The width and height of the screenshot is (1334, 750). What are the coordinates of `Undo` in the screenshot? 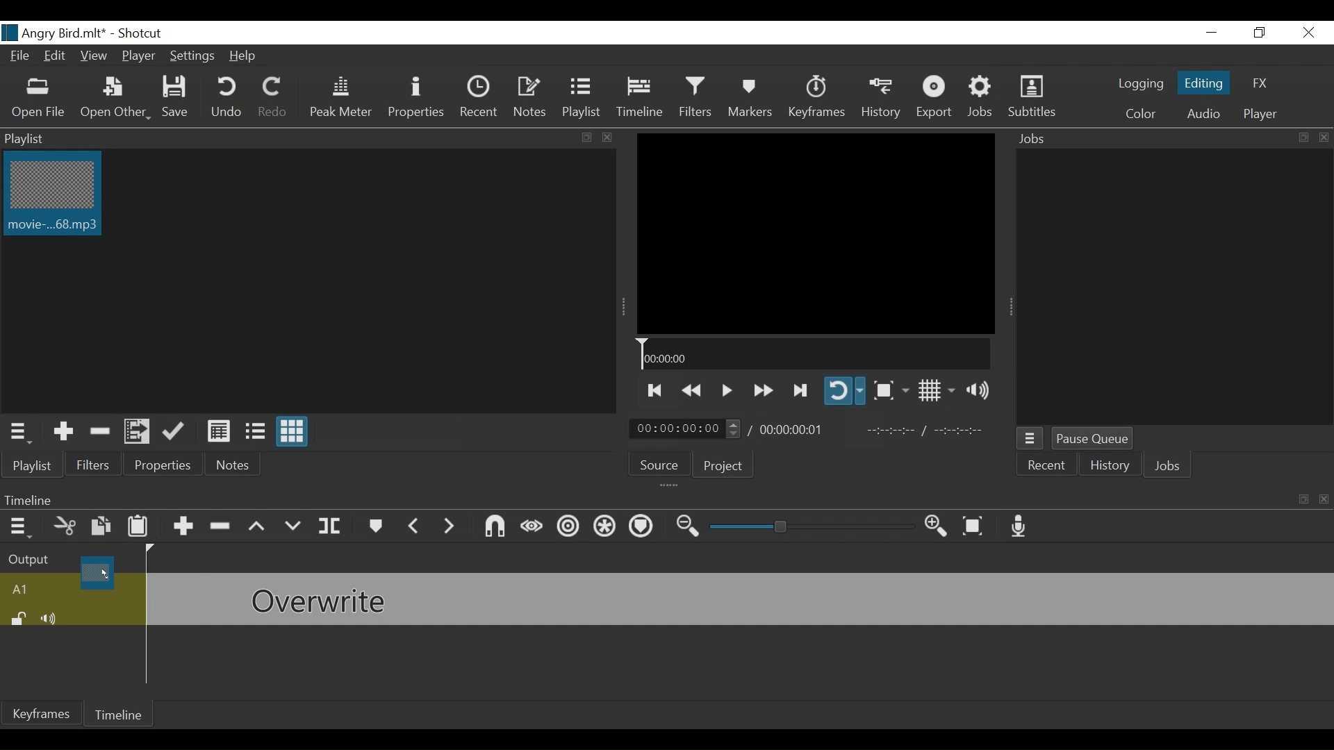 It's located at (227, 98).